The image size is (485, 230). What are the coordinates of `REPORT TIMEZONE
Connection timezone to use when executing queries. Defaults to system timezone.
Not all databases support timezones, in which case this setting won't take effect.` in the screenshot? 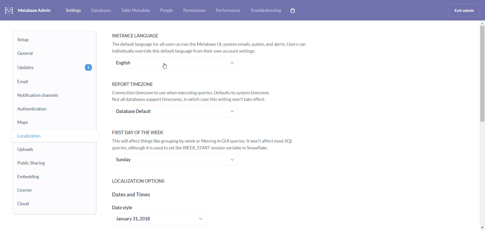 It's located at (189, 92).